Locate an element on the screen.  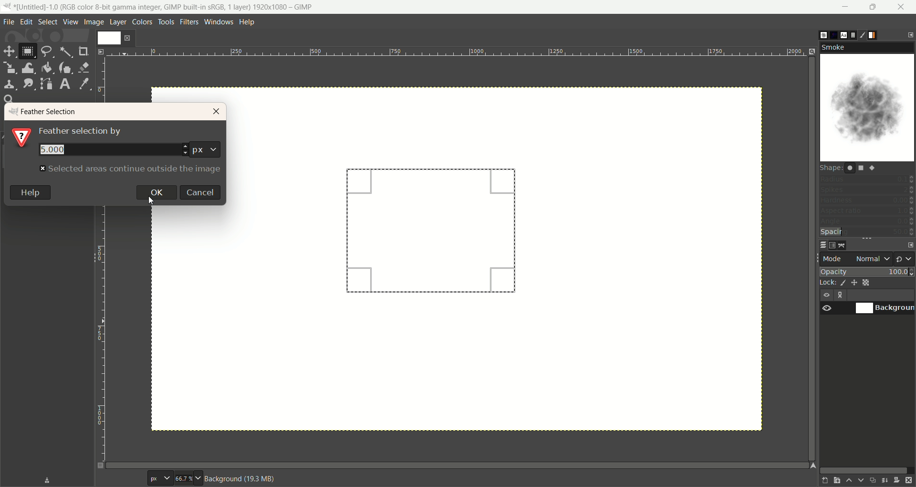
radius is located at coordinates (867, 180).